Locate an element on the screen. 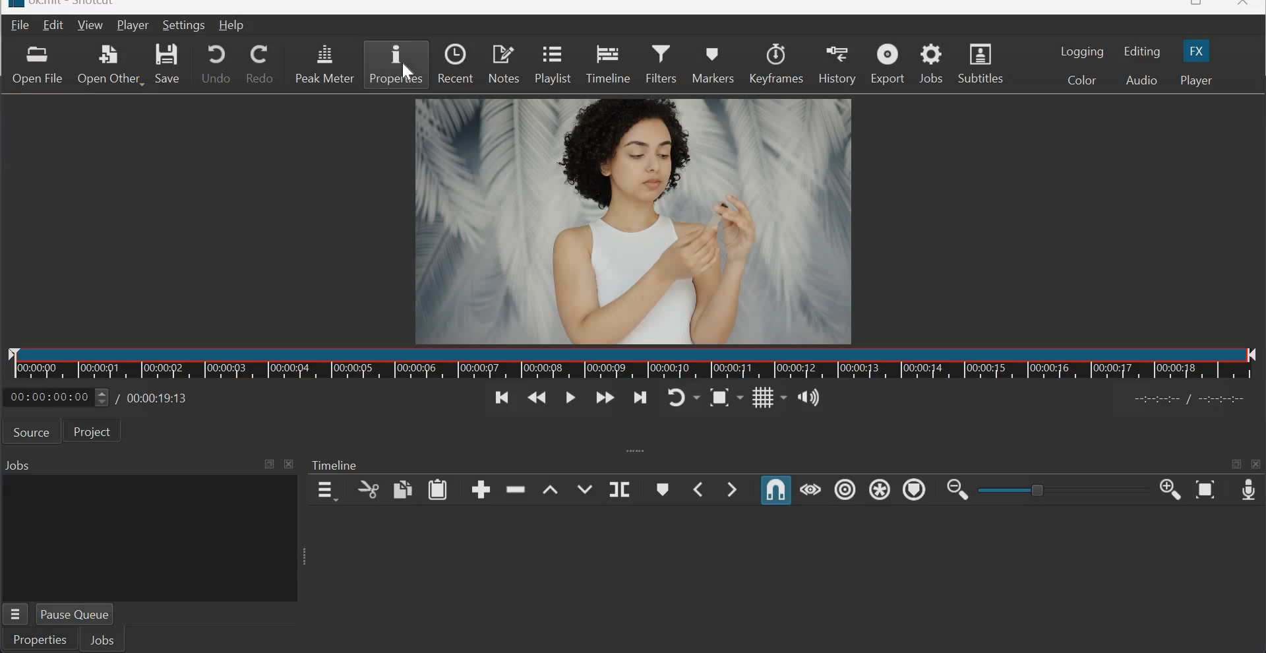 The height and width of the screenshot is (653, 1266). Markers is located at coordinates (715, 64).